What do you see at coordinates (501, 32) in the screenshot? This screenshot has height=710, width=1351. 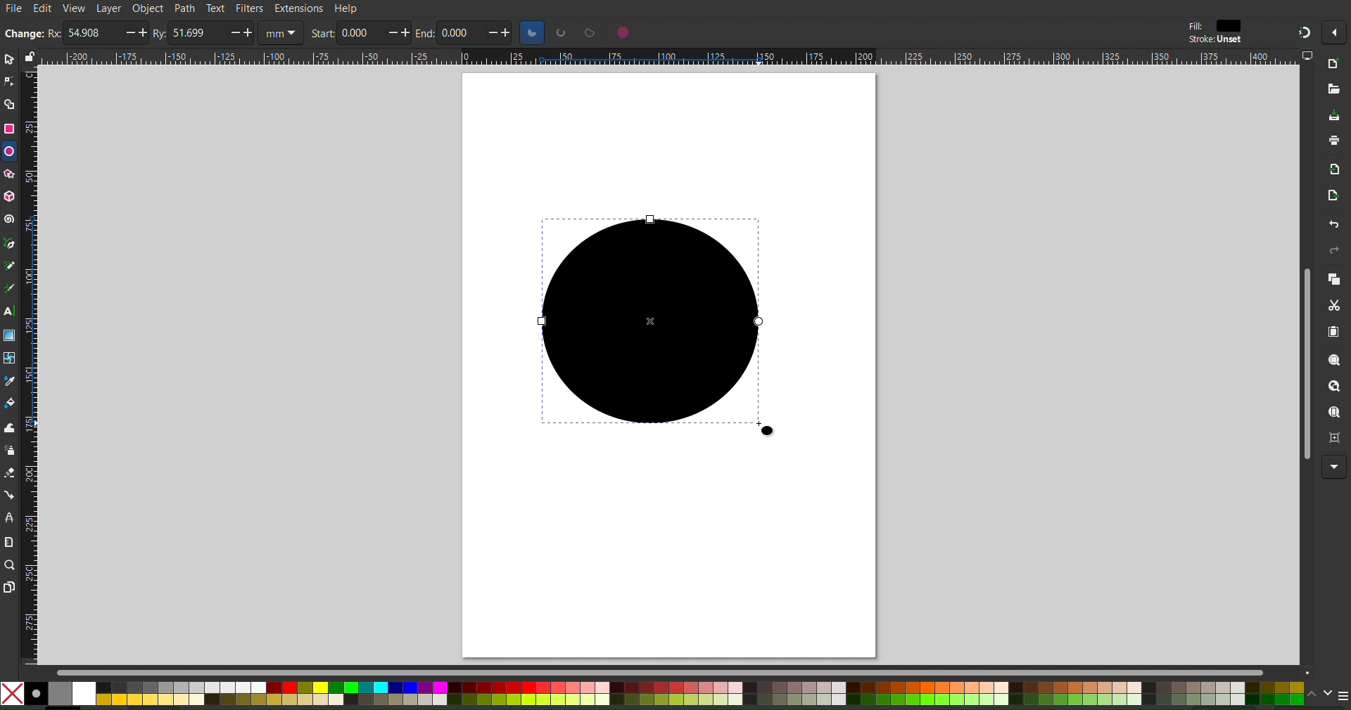 I see `increase/decrease` at bounding box center [501, 32].